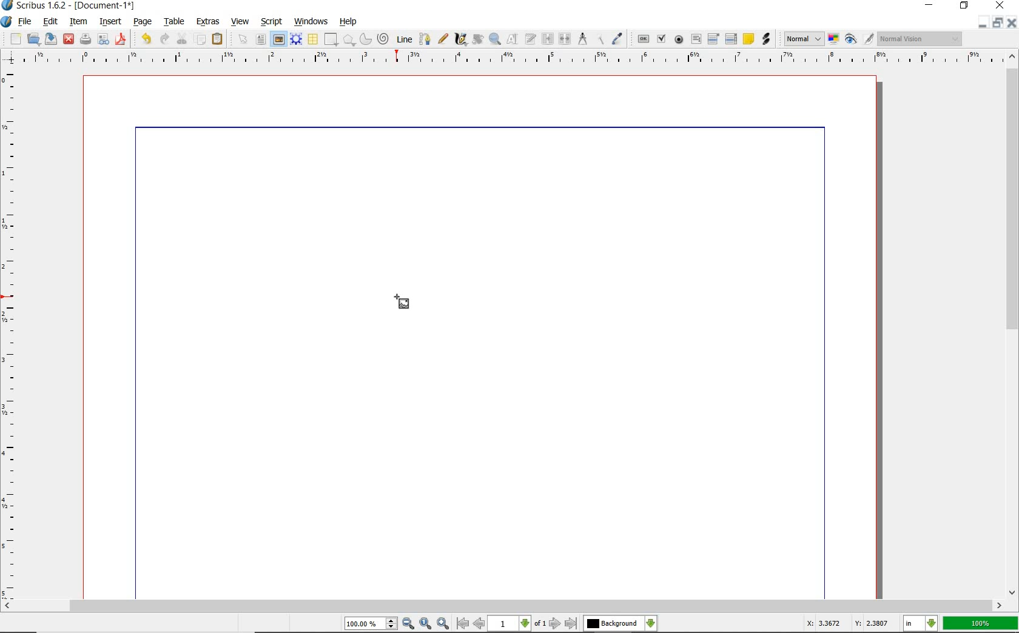 This screenshot has width=1019, height=633. Describe the element at coordinates (803, 39) in the screenshot. I see `Normal` at that location.